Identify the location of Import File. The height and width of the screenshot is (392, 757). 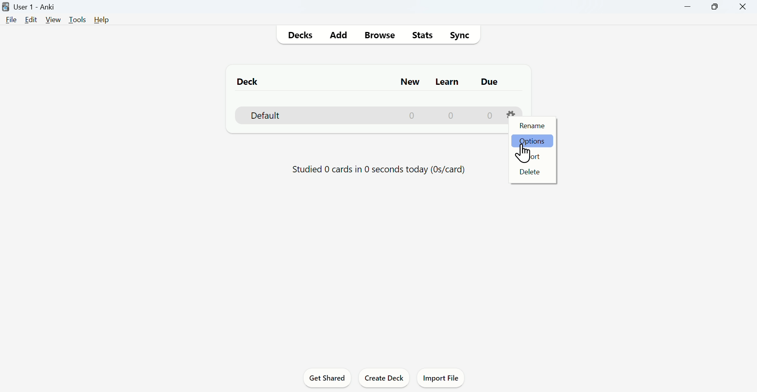
(441, 377).